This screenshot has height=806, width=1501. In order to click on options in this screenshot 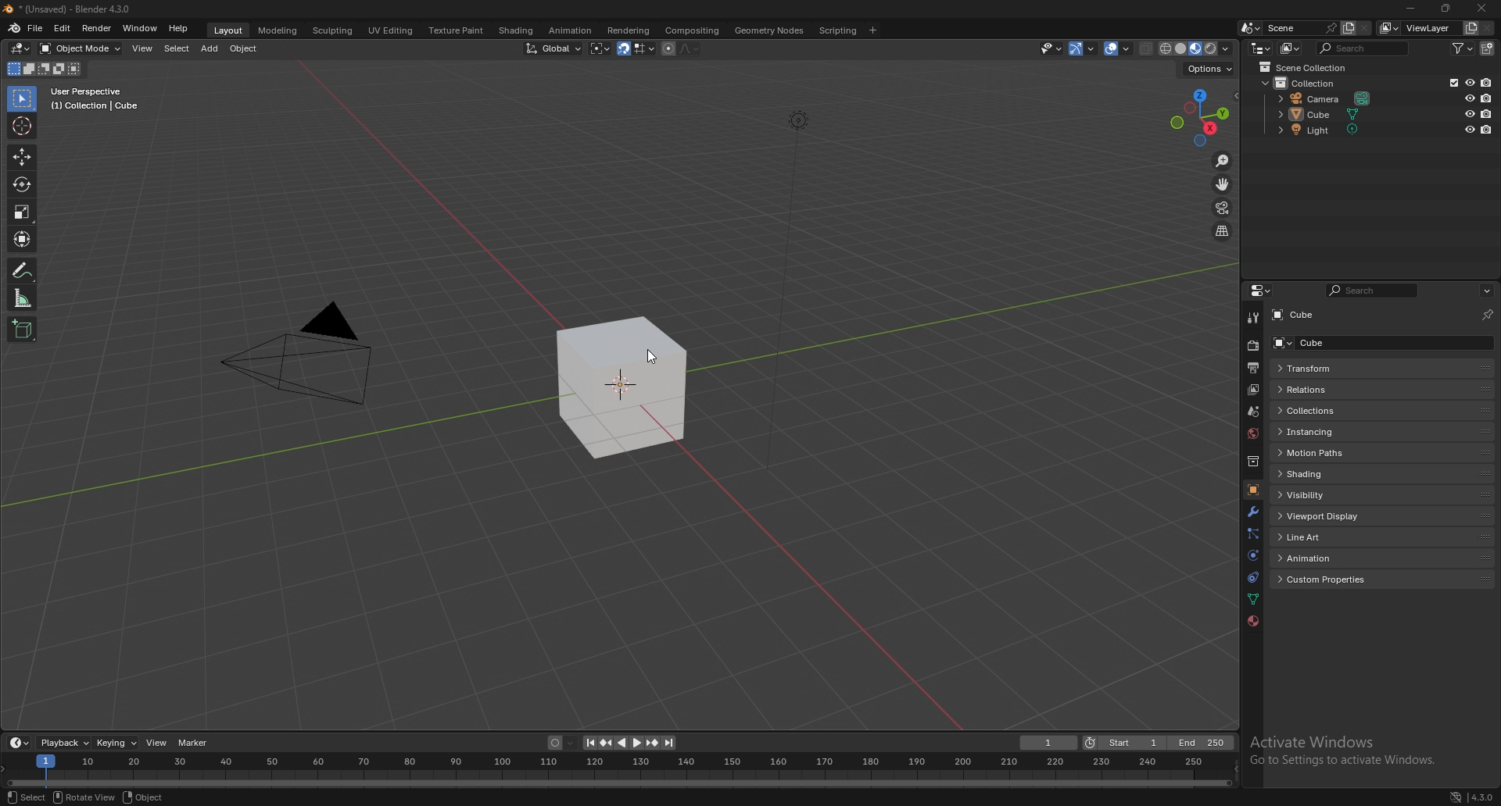, I will do `click(1486, 291)`.